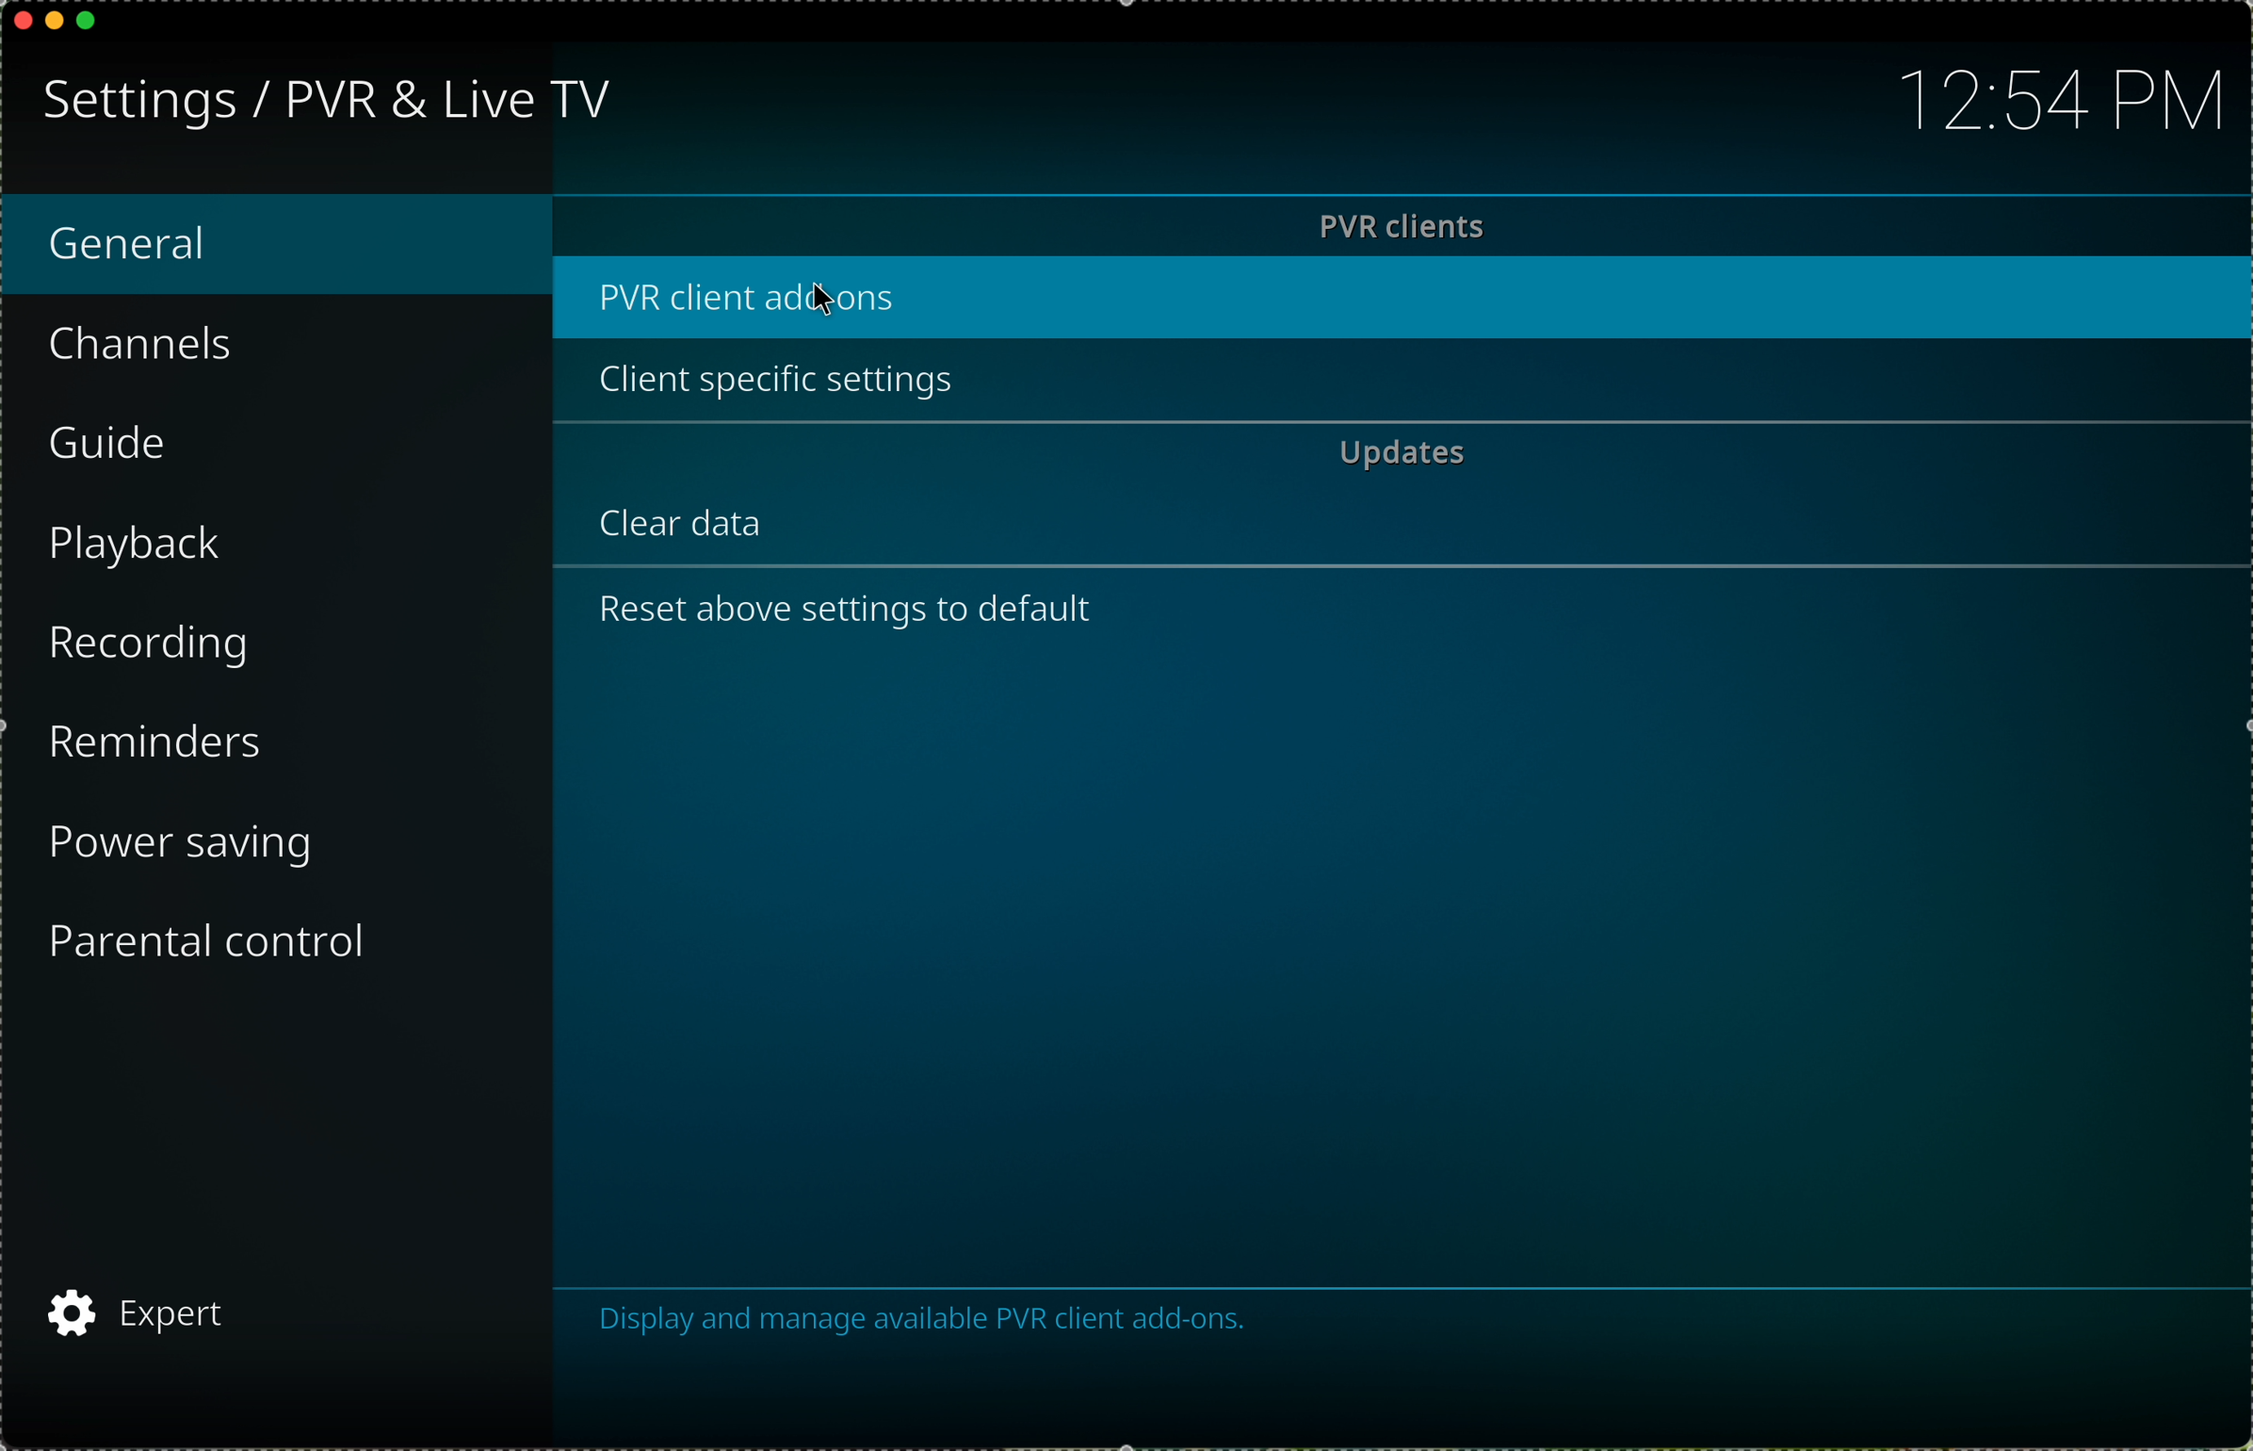 The height and width of the screenshot is (1451, 2253). Describe the element at coordinates (683, 529) in the screenshot. I see `clear data` at that location.